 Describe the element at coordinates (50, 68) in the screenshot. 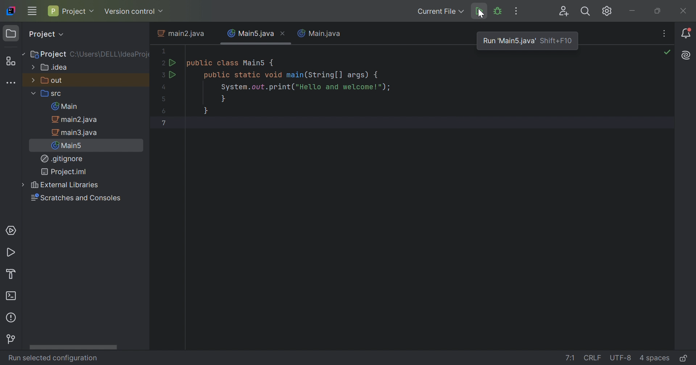

I see `.idea` at that location.